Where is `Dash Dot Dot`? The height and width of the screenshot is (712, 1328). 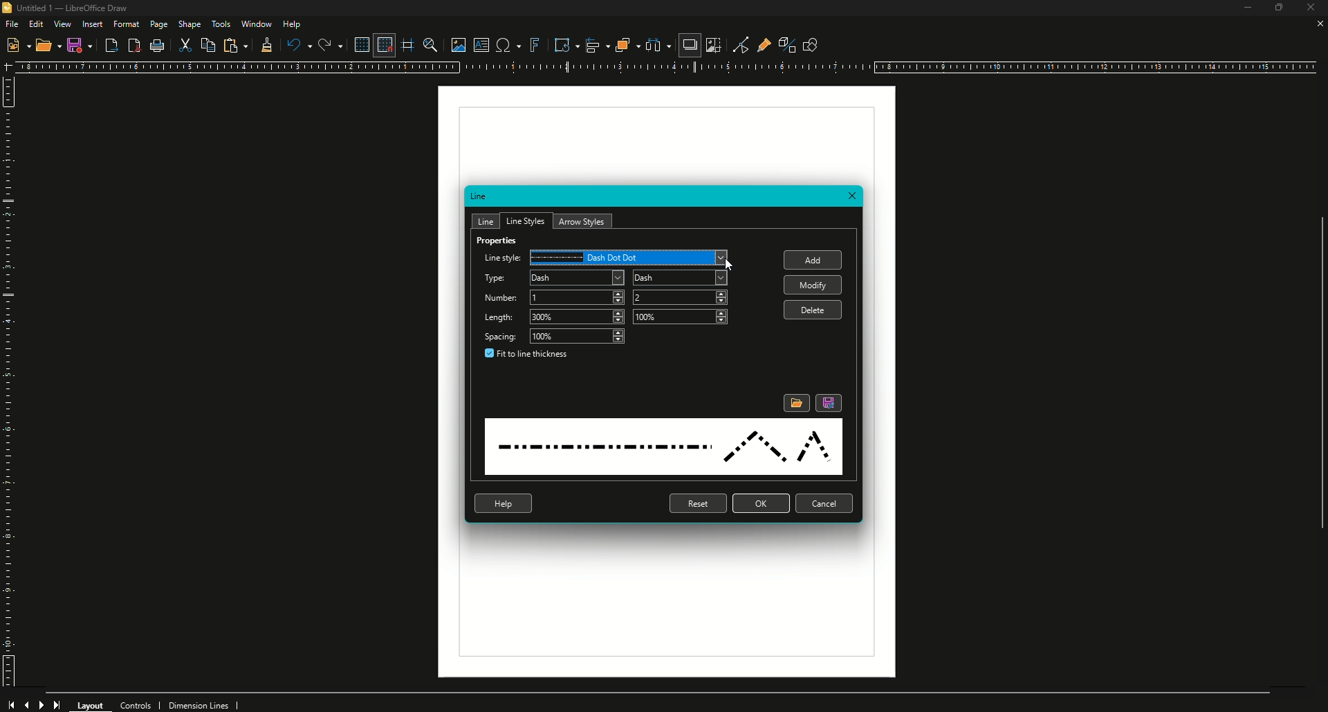
Dash Dot Dot is located at coordinates (632, 256).